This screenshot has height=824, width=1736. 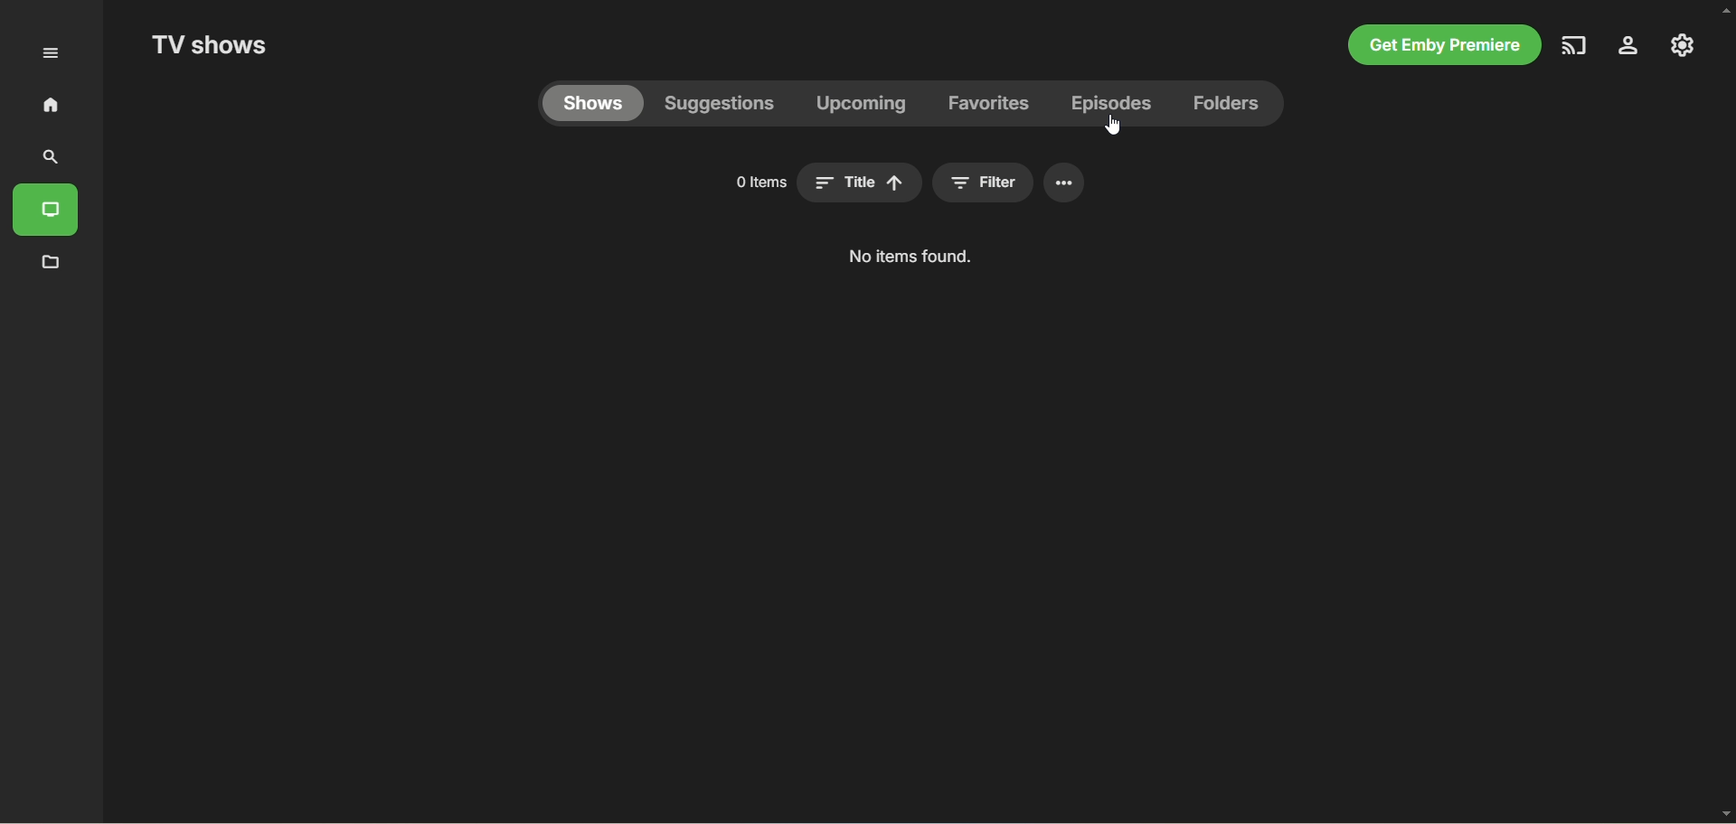 I want to click on get emby premier, so click(x=1444, y=45).